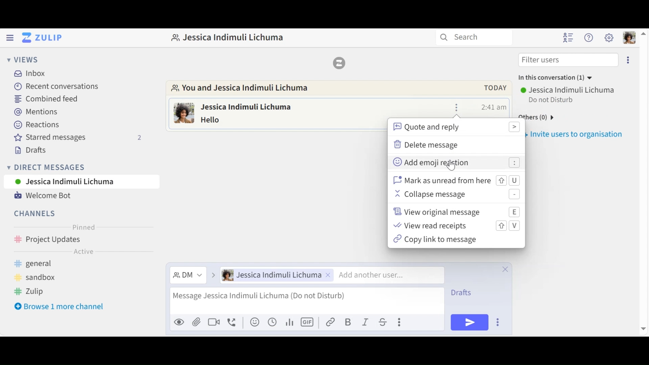  Describe the element at coordinates (456, 127) in the screenshot. I see `Quote and Reply` at that location.